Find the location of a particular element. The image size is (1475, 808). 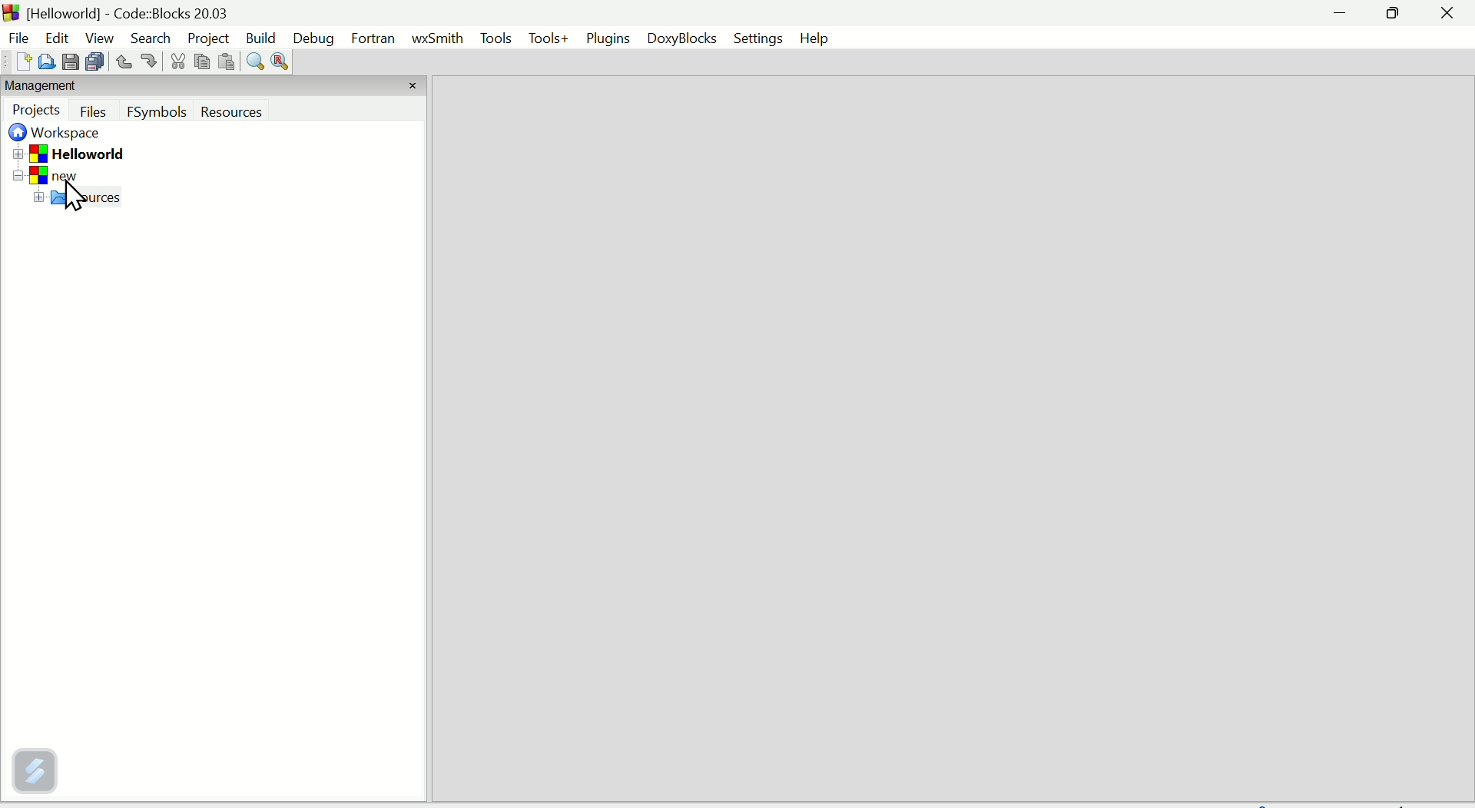

Cut is located at coordinates (174, 64).